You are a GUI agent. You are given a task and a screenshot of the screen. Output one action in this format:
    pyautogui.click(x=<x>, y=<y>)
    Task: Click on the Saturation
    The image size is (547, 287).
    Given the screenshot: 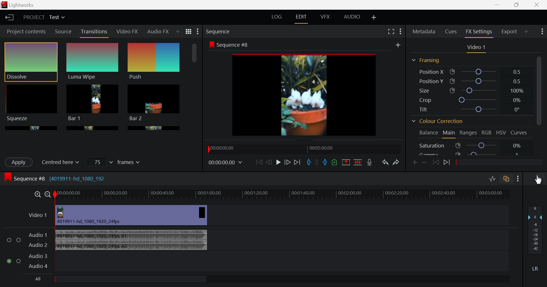 What is the action you would take?
    pyautogui.click(x=471, y=145)
    